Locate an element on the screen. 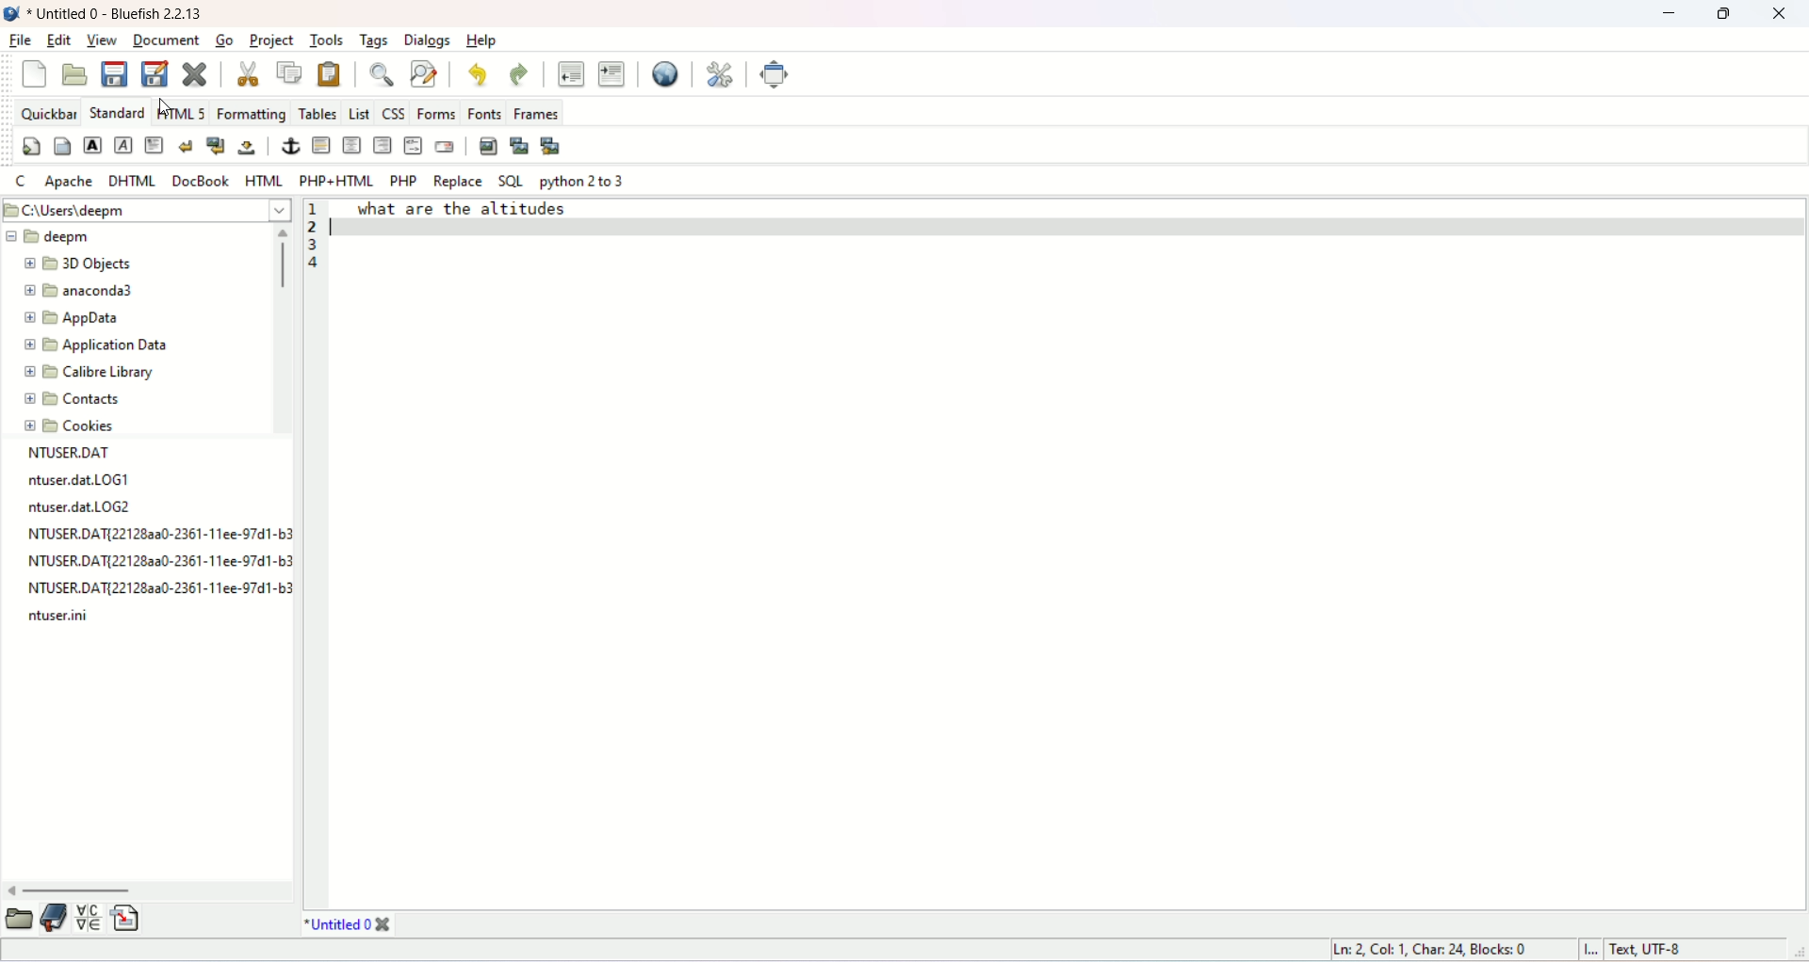 The height and width of the screenshot is (962, 1809). insert images is located at coordinates (488, 144).